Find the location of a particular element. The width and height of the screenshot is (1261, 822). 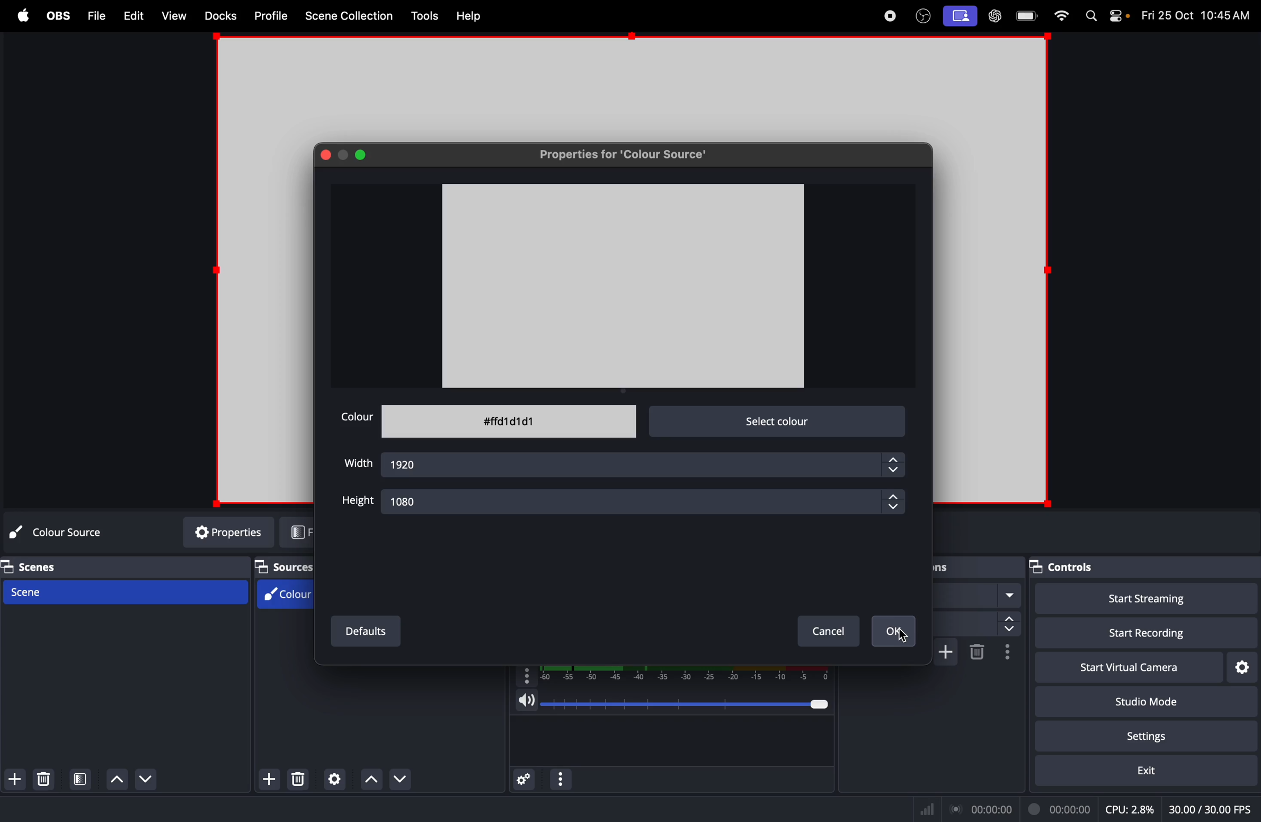

start recording is located at coordinates (1134, 631).